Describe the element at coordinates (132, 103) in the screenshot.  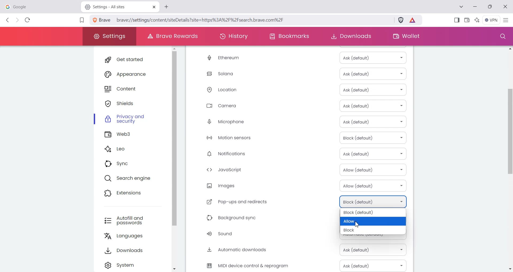
I see `Shields` at that location.